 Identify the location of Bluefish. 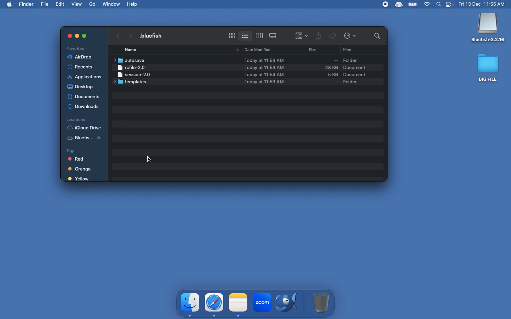
(289, 303).